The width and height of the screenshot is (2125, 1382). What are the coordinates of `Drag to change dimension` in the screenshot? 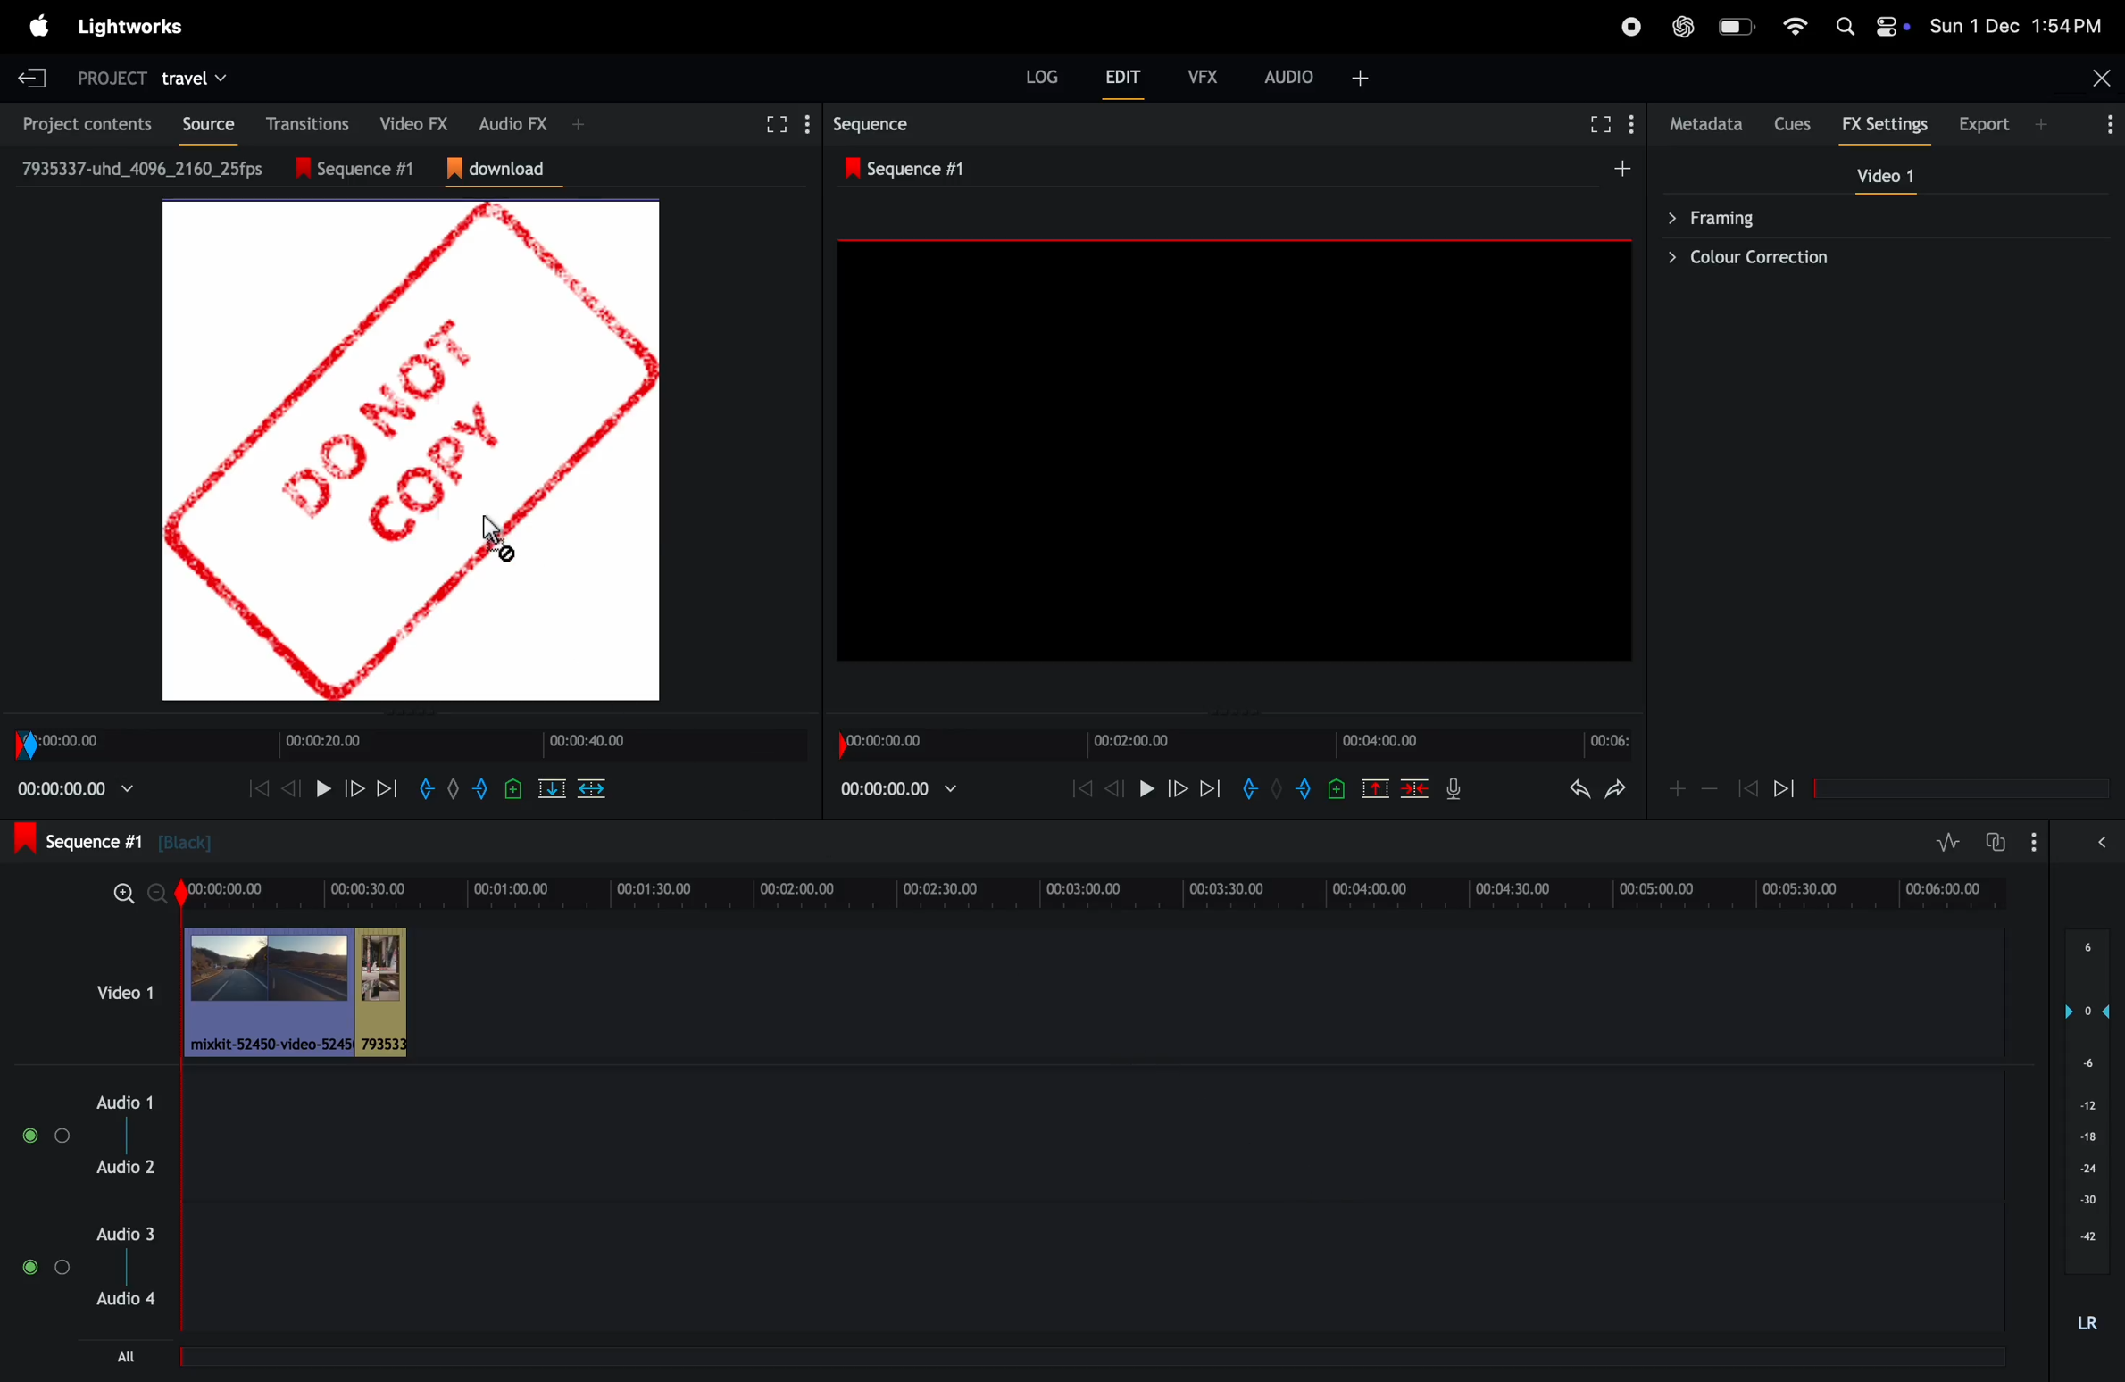 It's located at (415, 712).